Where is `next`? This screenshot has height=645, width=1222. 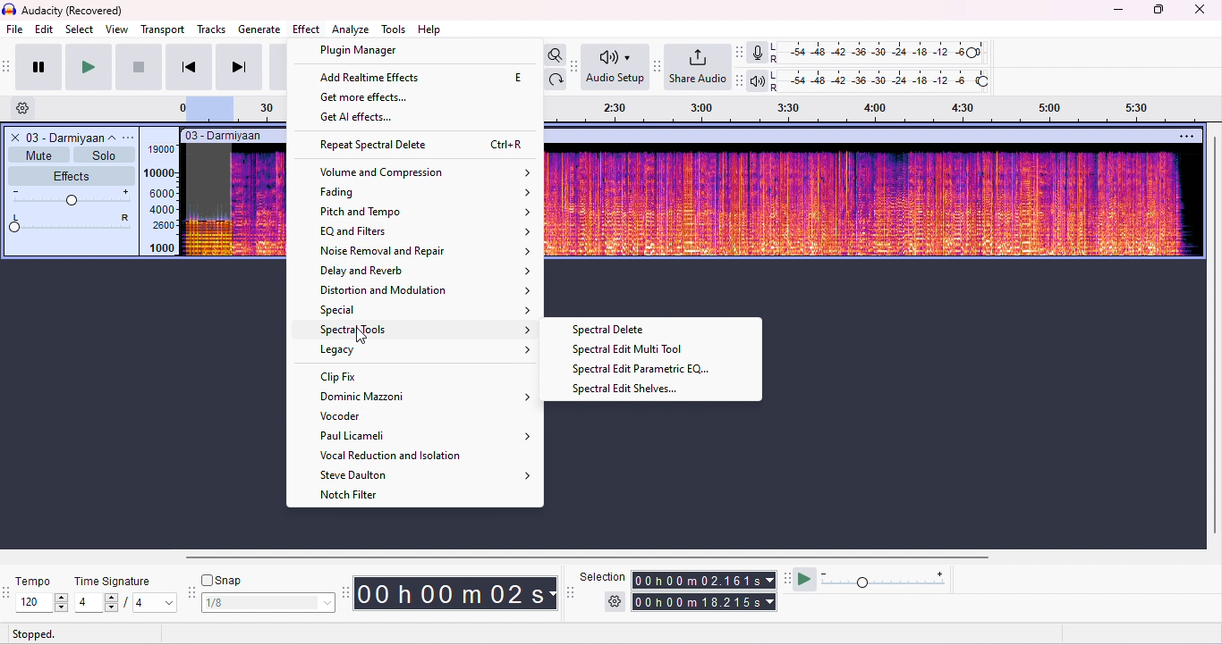 next is located at coordinates (239, 67).